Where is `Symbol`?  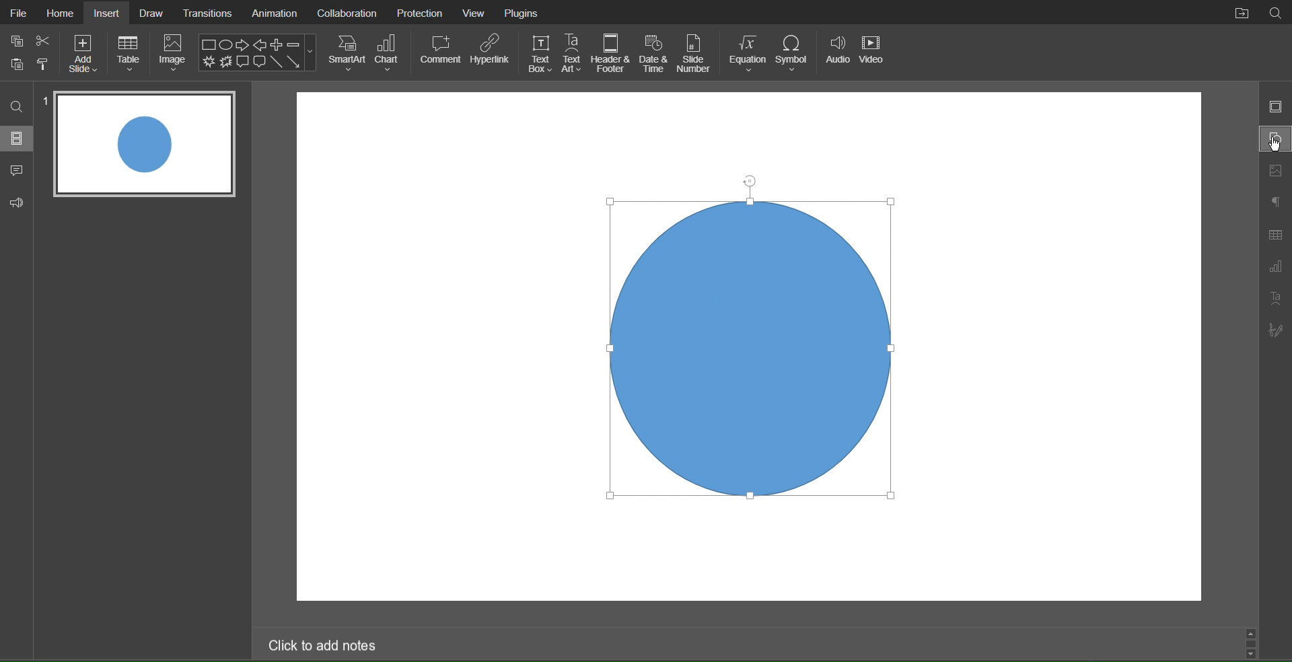
Symbol is located at coordinates (795, 54).